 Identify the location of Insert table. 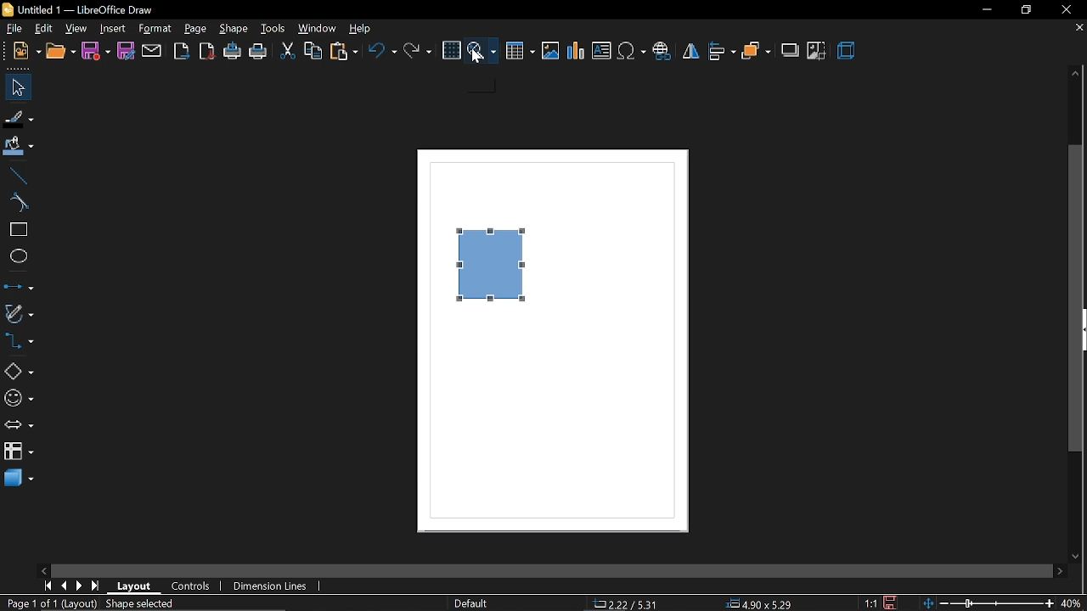
(518, 52).